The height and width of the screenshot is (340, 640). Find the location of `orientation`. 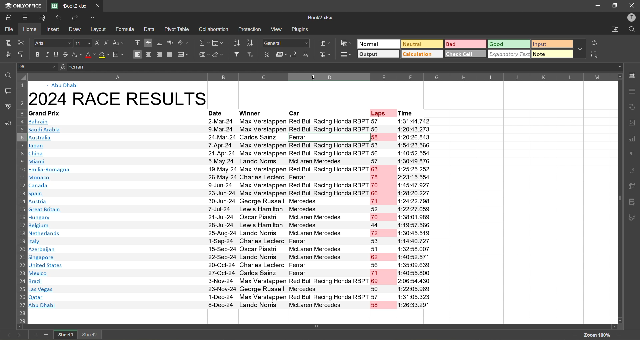

orientation is located at coordinates (183, 43).